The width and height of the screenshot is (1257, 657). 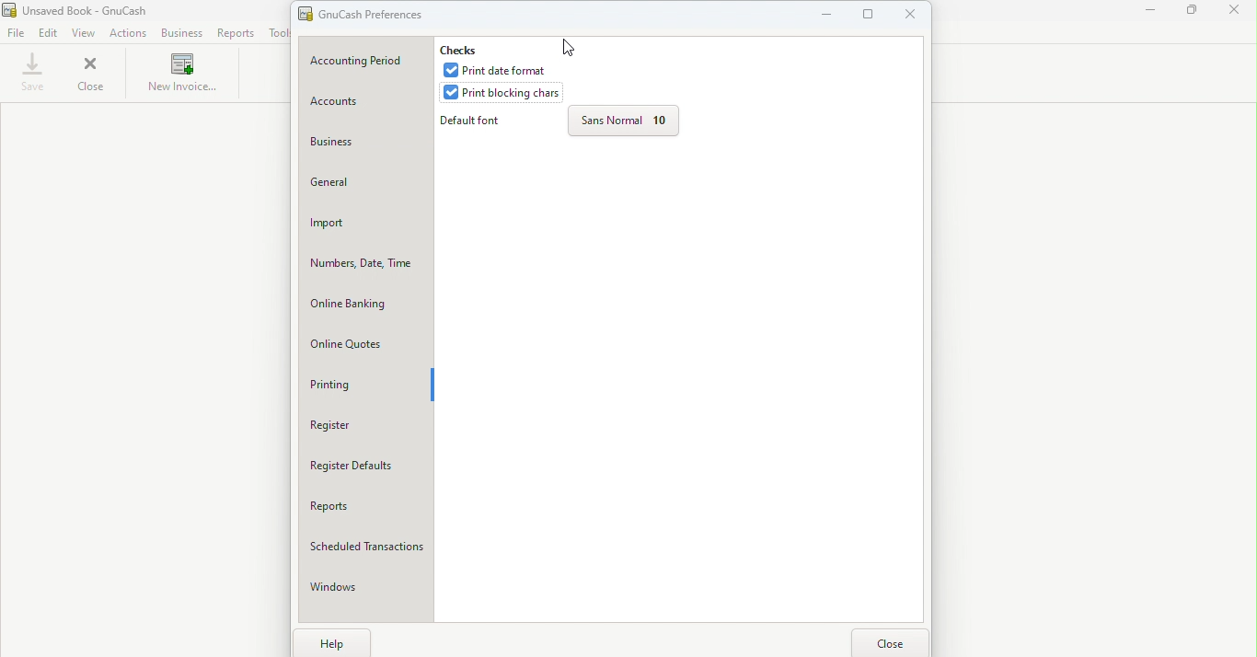 I want to click on Sans normal 10, so click(x=622, y=122).